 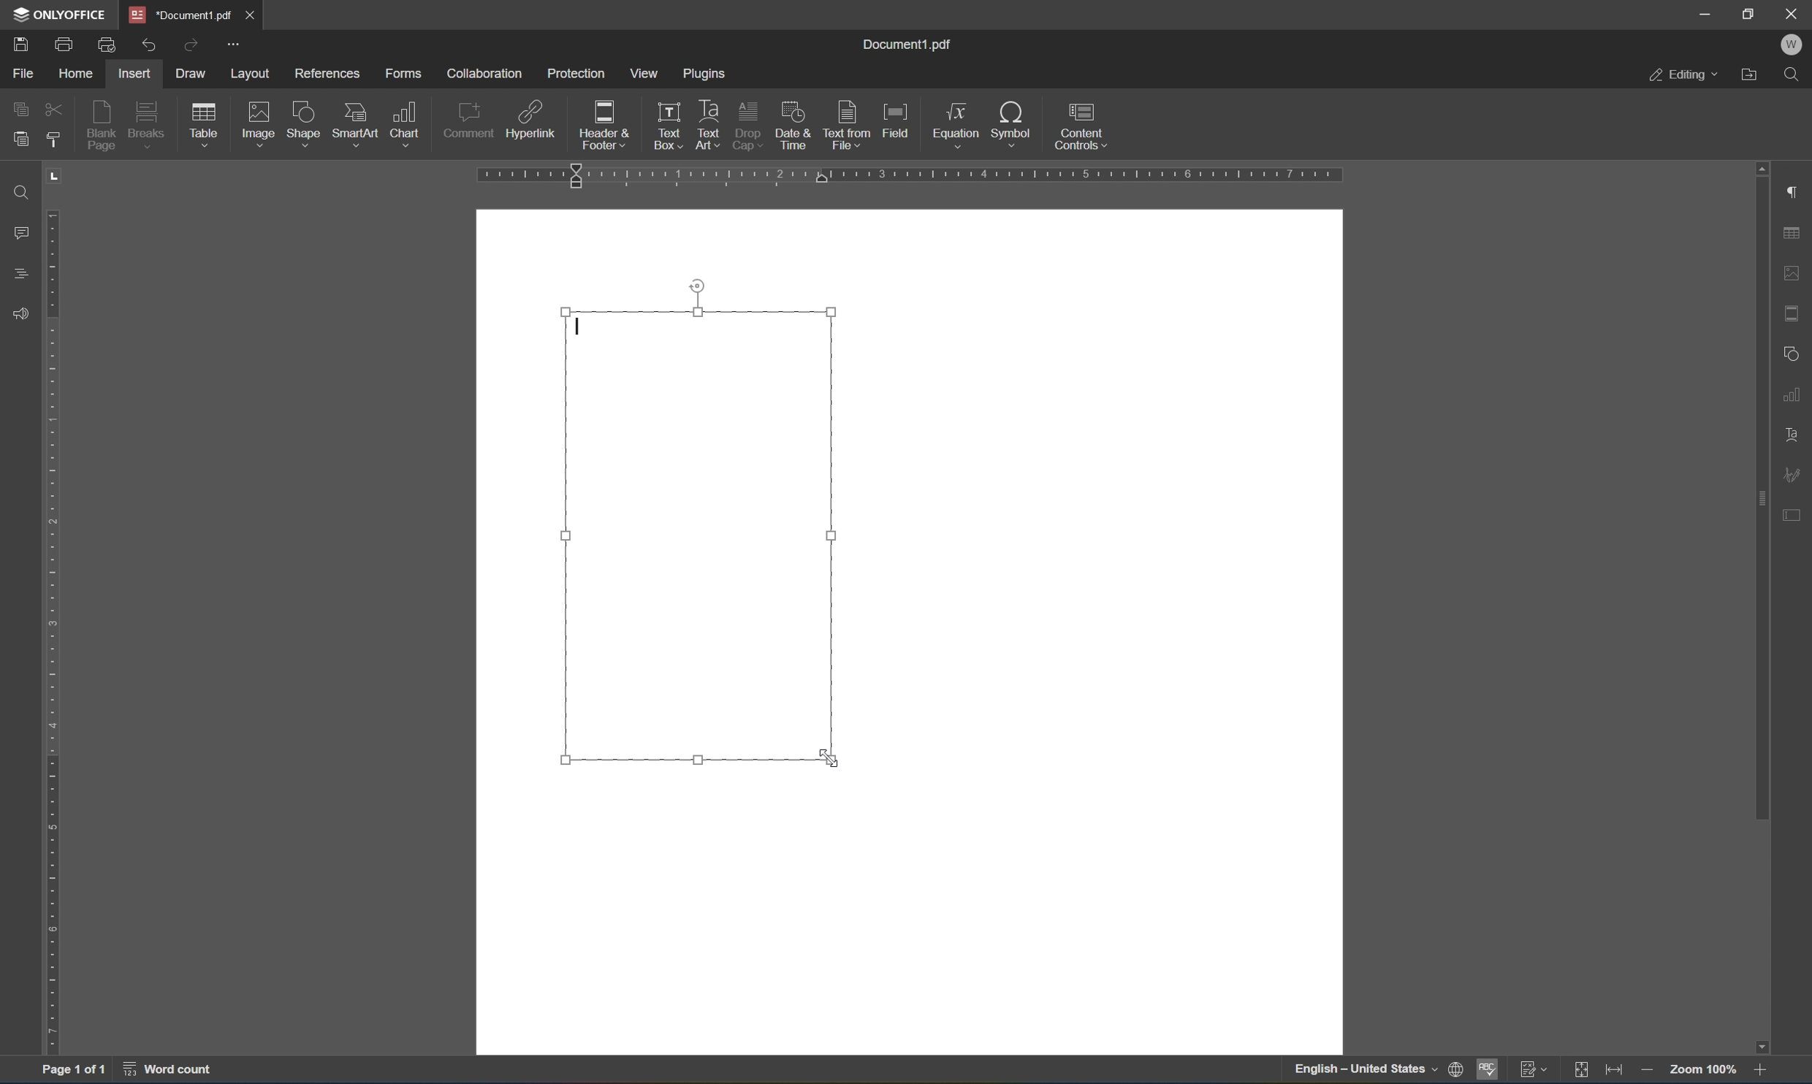 I want to click on image, so click(x=260, y=123).